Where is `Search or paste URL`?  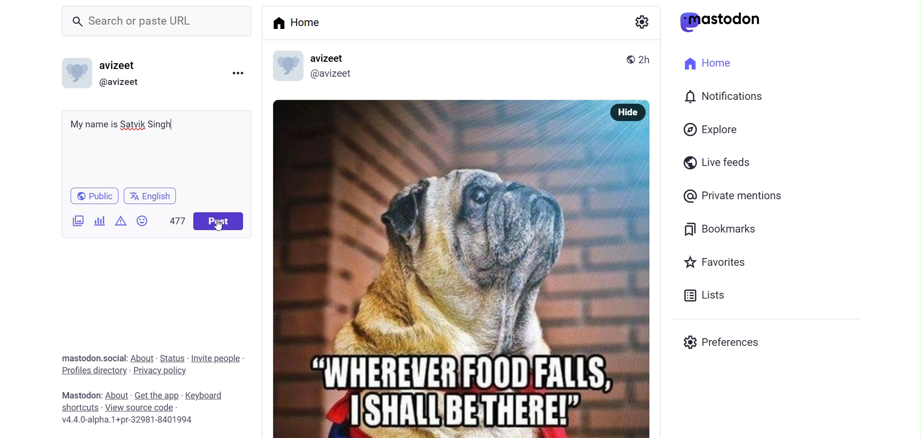
Search or paste URL is located at coordinates (137, 23).